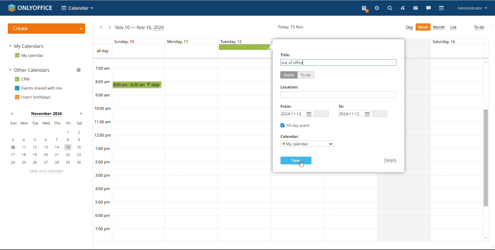  I want to click on profile, so click(473, 8).